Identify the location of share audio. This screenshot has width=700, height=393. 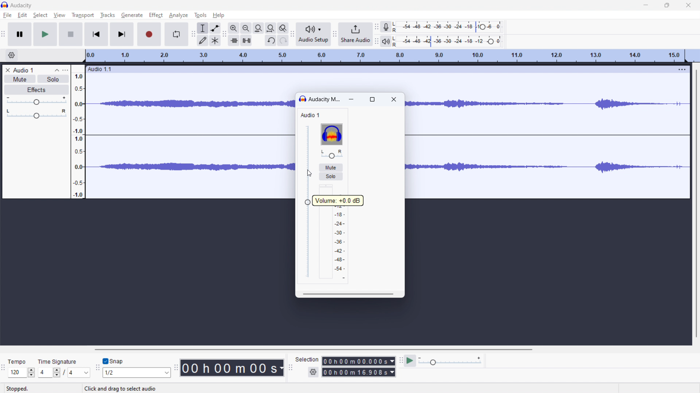
(355, 34).